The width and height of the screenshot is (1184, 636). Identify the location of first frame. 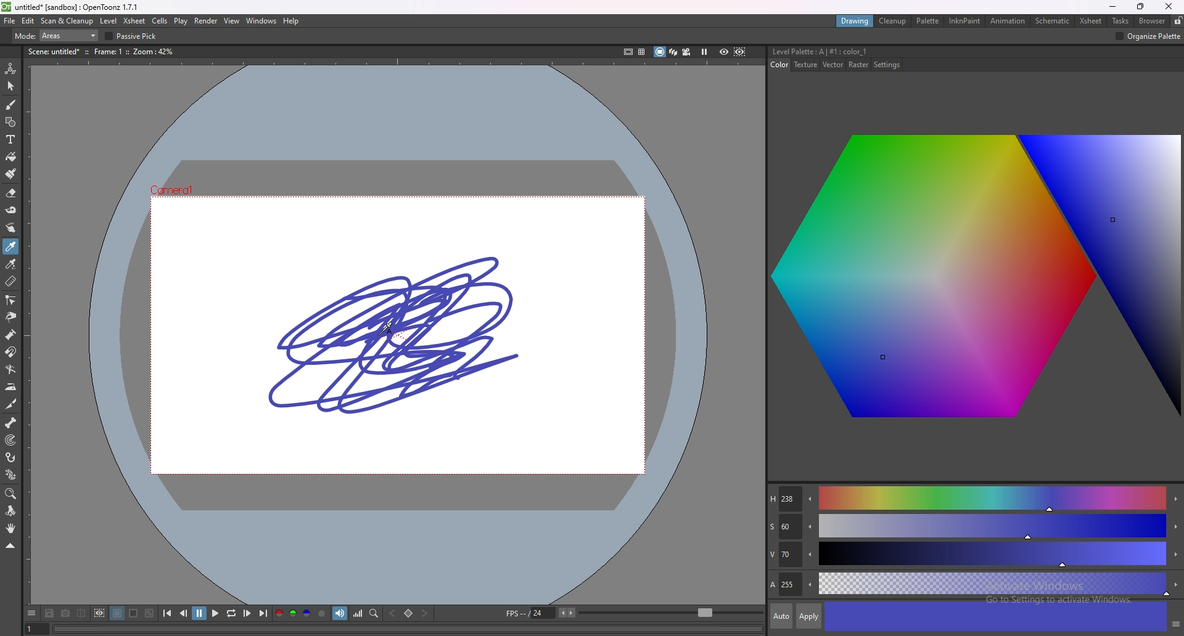
(168, 613).